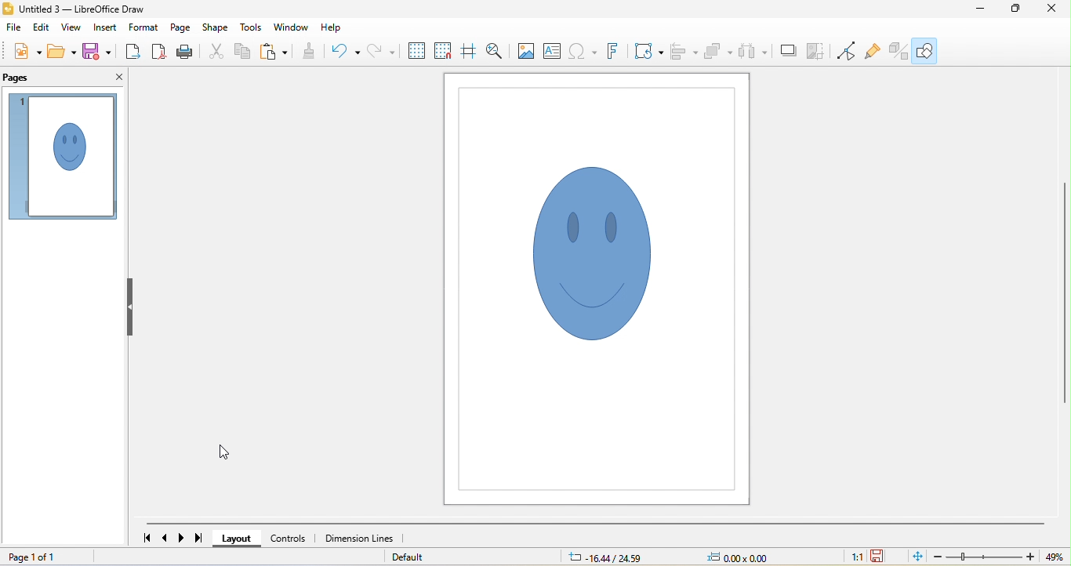  What do you see at coordinates (275, 50) in the screenshot?
I see `paste` at bounding box center [275, 50].